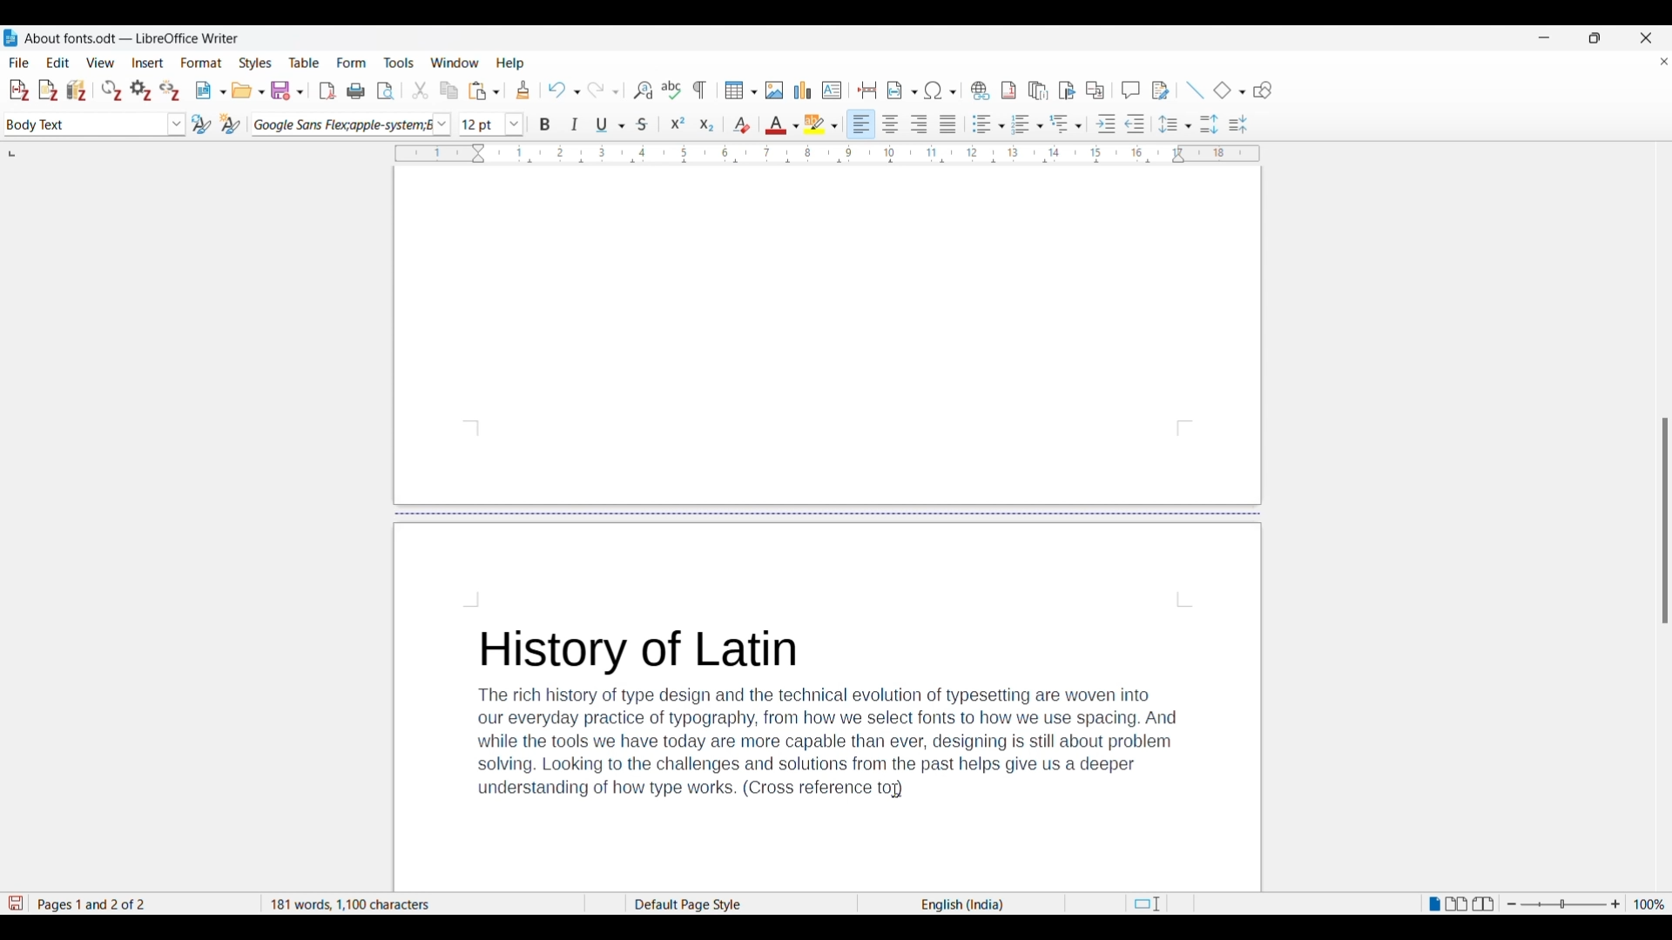  Describe the element at coordinates (1563, 905) in the screenshot. I see `Change zoom slider` at that location.